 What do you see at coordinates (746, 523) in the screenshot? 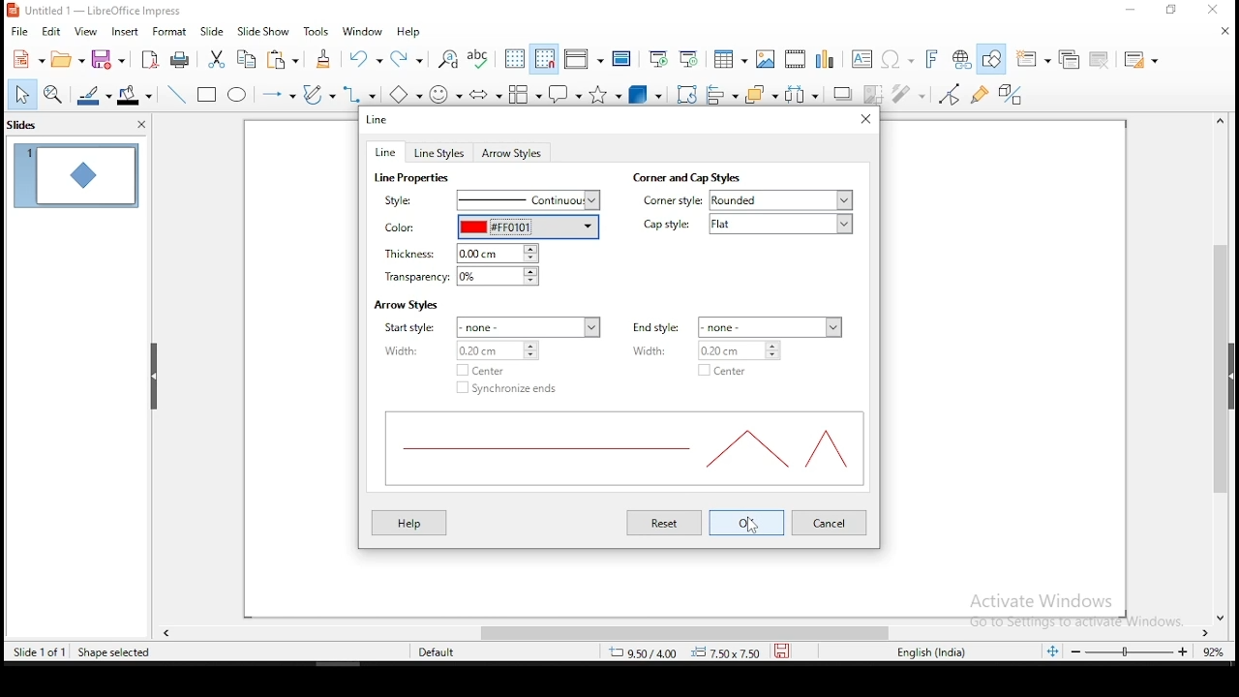
I see `ok` at bounding box center [746, 523].